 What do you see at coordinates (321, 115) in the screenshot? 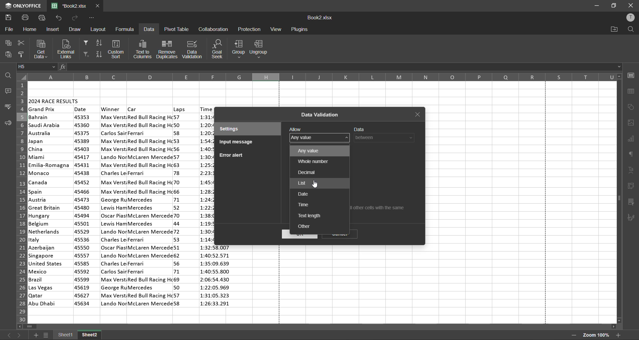
I see `data validation` at bounding box center [321, 115].